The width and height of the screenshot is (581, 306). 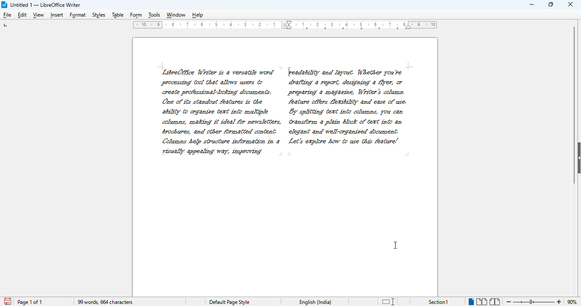 I want to click on zoom in, so click(x=560, y=301).